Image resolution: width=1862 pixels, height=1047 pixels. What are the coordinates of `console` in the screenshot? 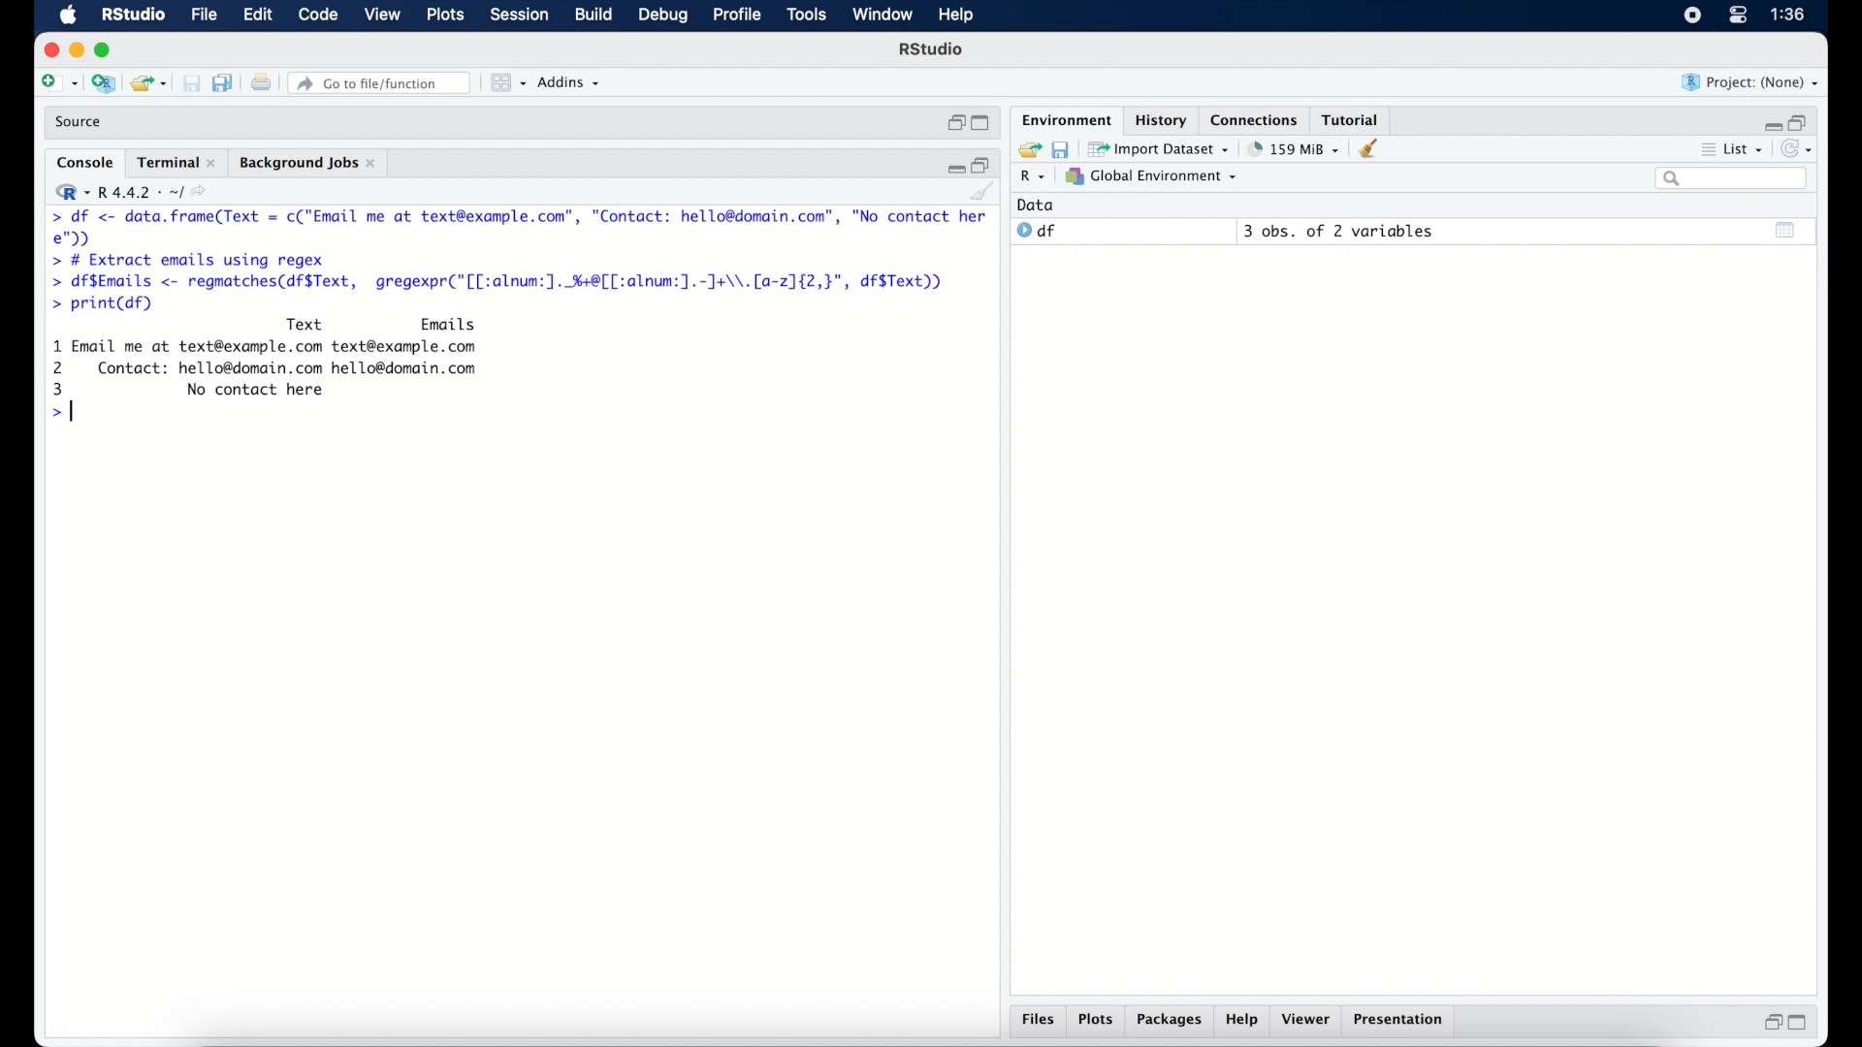 It's located at (81, 161).